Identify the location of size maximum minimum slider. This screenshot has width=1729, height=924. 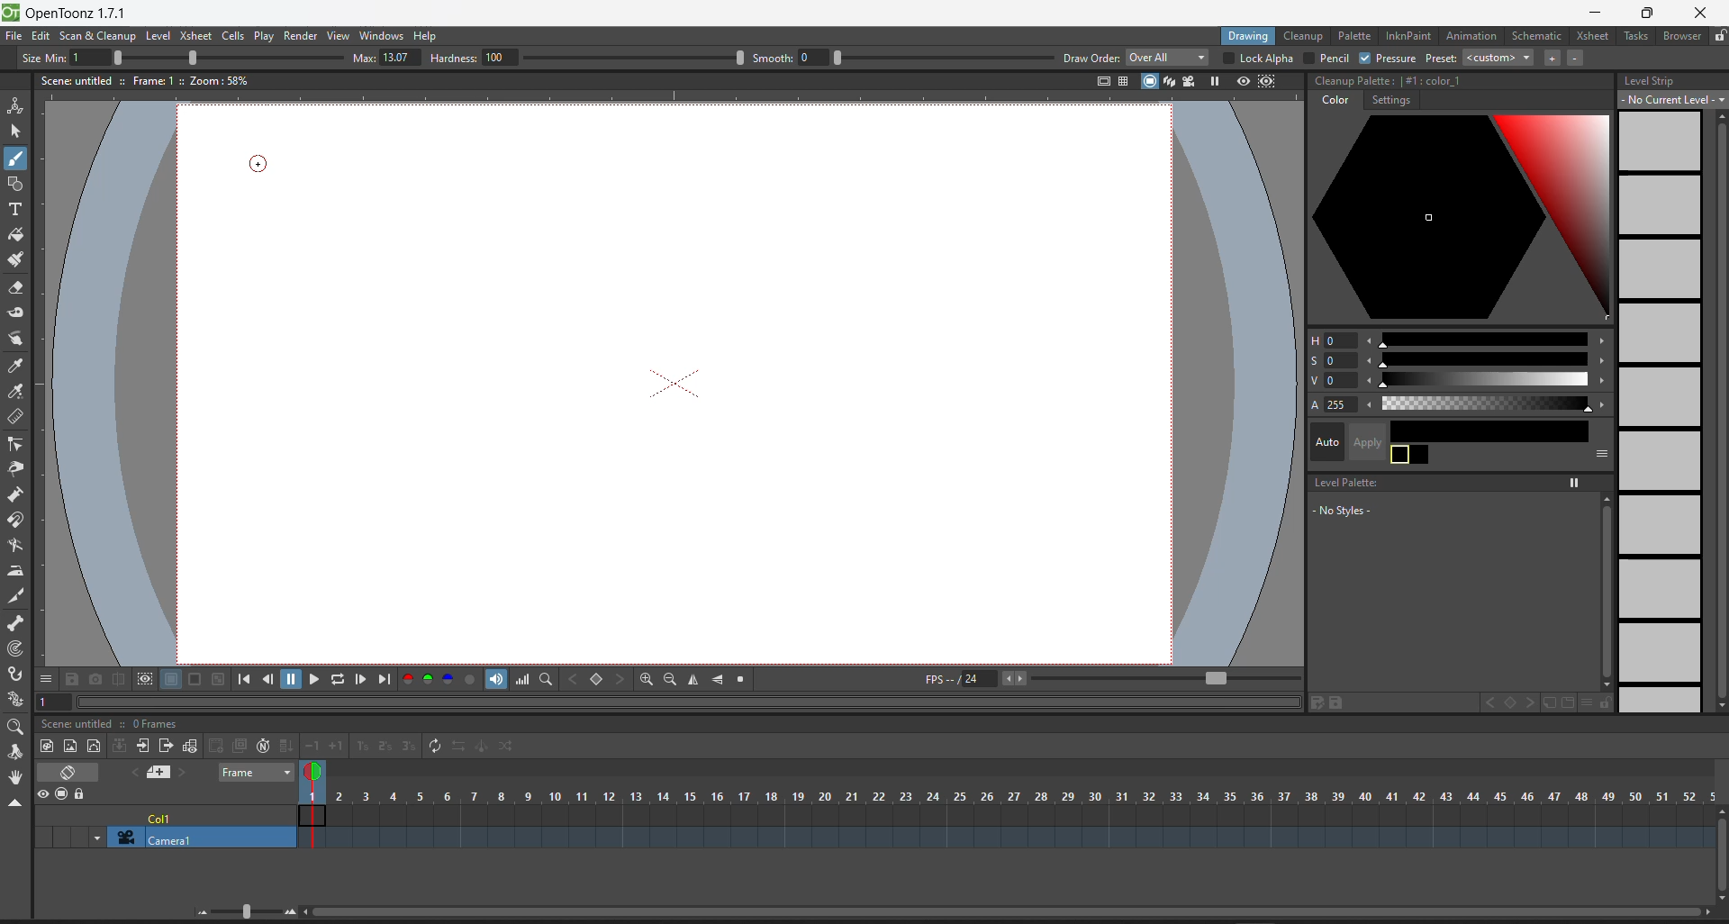
(166, 58).